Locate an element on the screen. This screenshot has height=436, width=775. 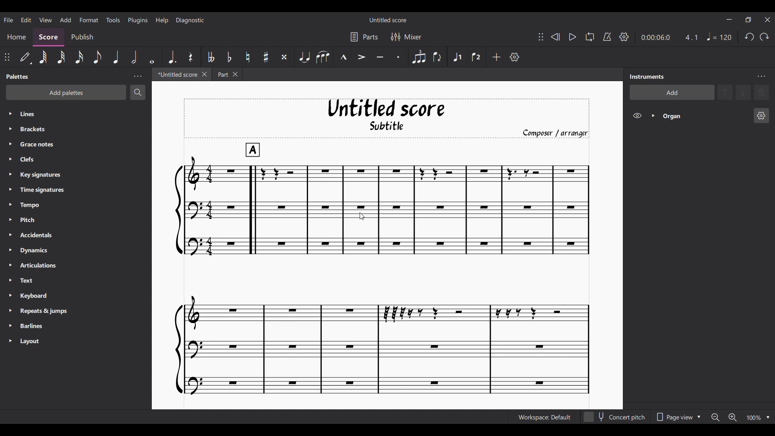
Augmentation dot is located at coordinates (172, 57).